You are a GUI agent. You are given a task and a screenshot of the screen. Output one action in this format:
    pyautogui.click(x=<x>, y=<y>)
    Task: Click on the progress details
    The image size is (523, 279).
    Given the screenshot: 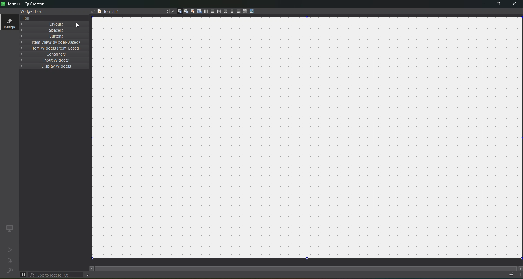 What is the action you would take?
    pyautogui.click(x=511, y=274)
    